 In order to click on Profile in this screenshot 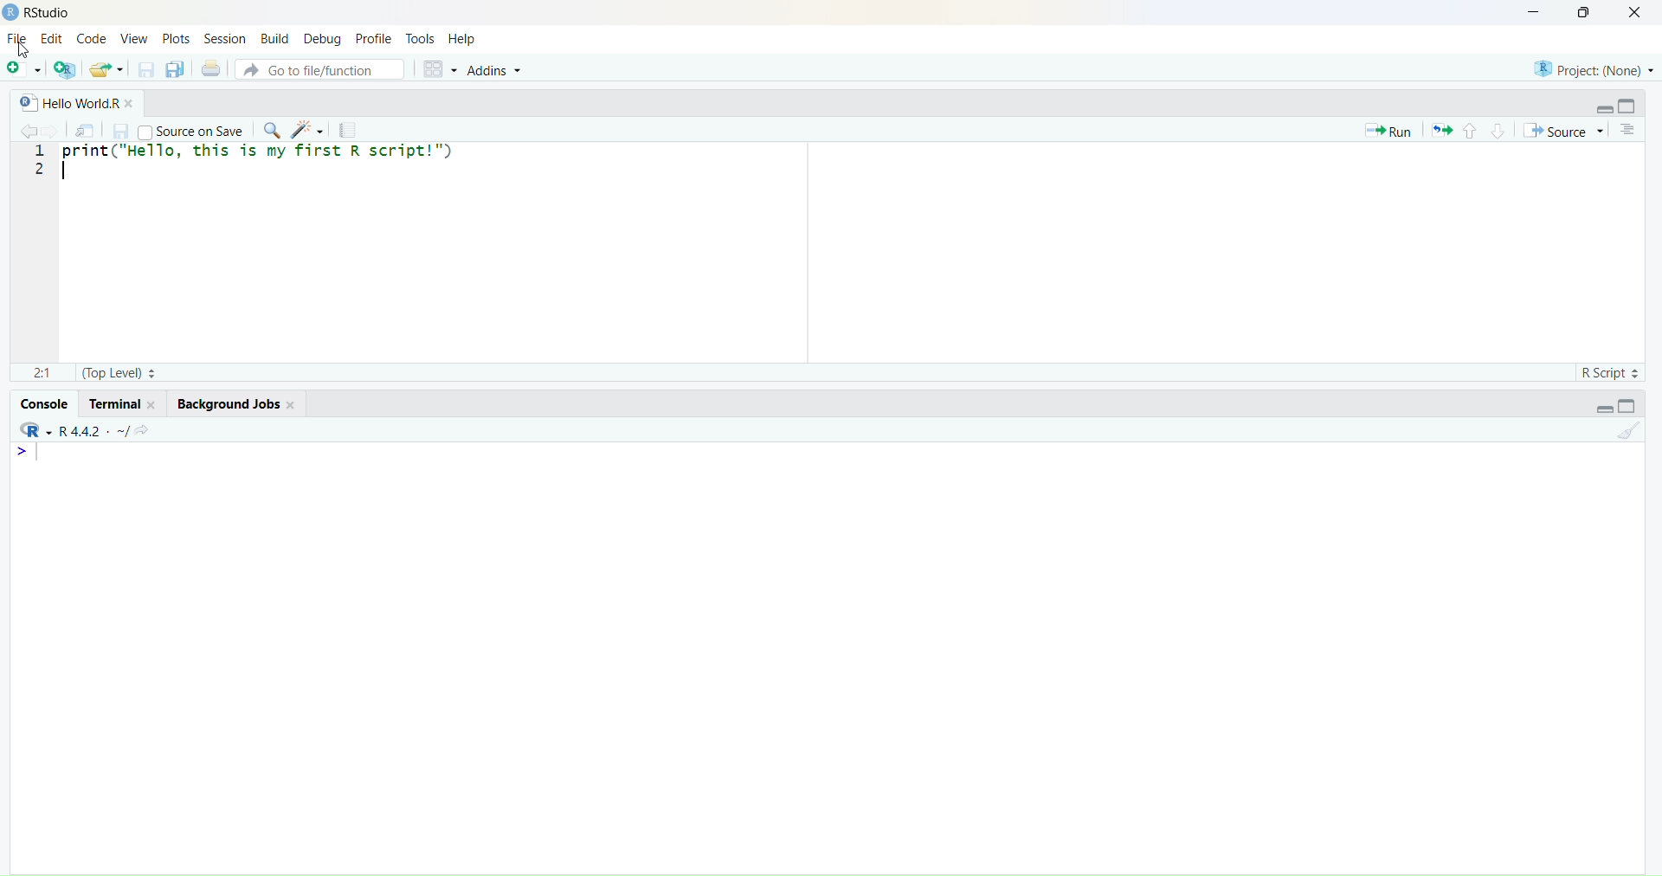, I will do `click(373, 38)`.